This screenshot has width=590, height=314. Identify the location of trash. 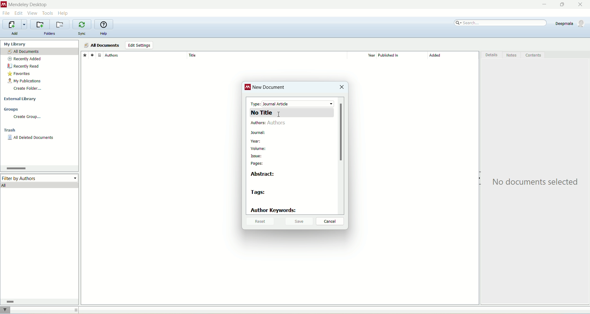
(11, 131).